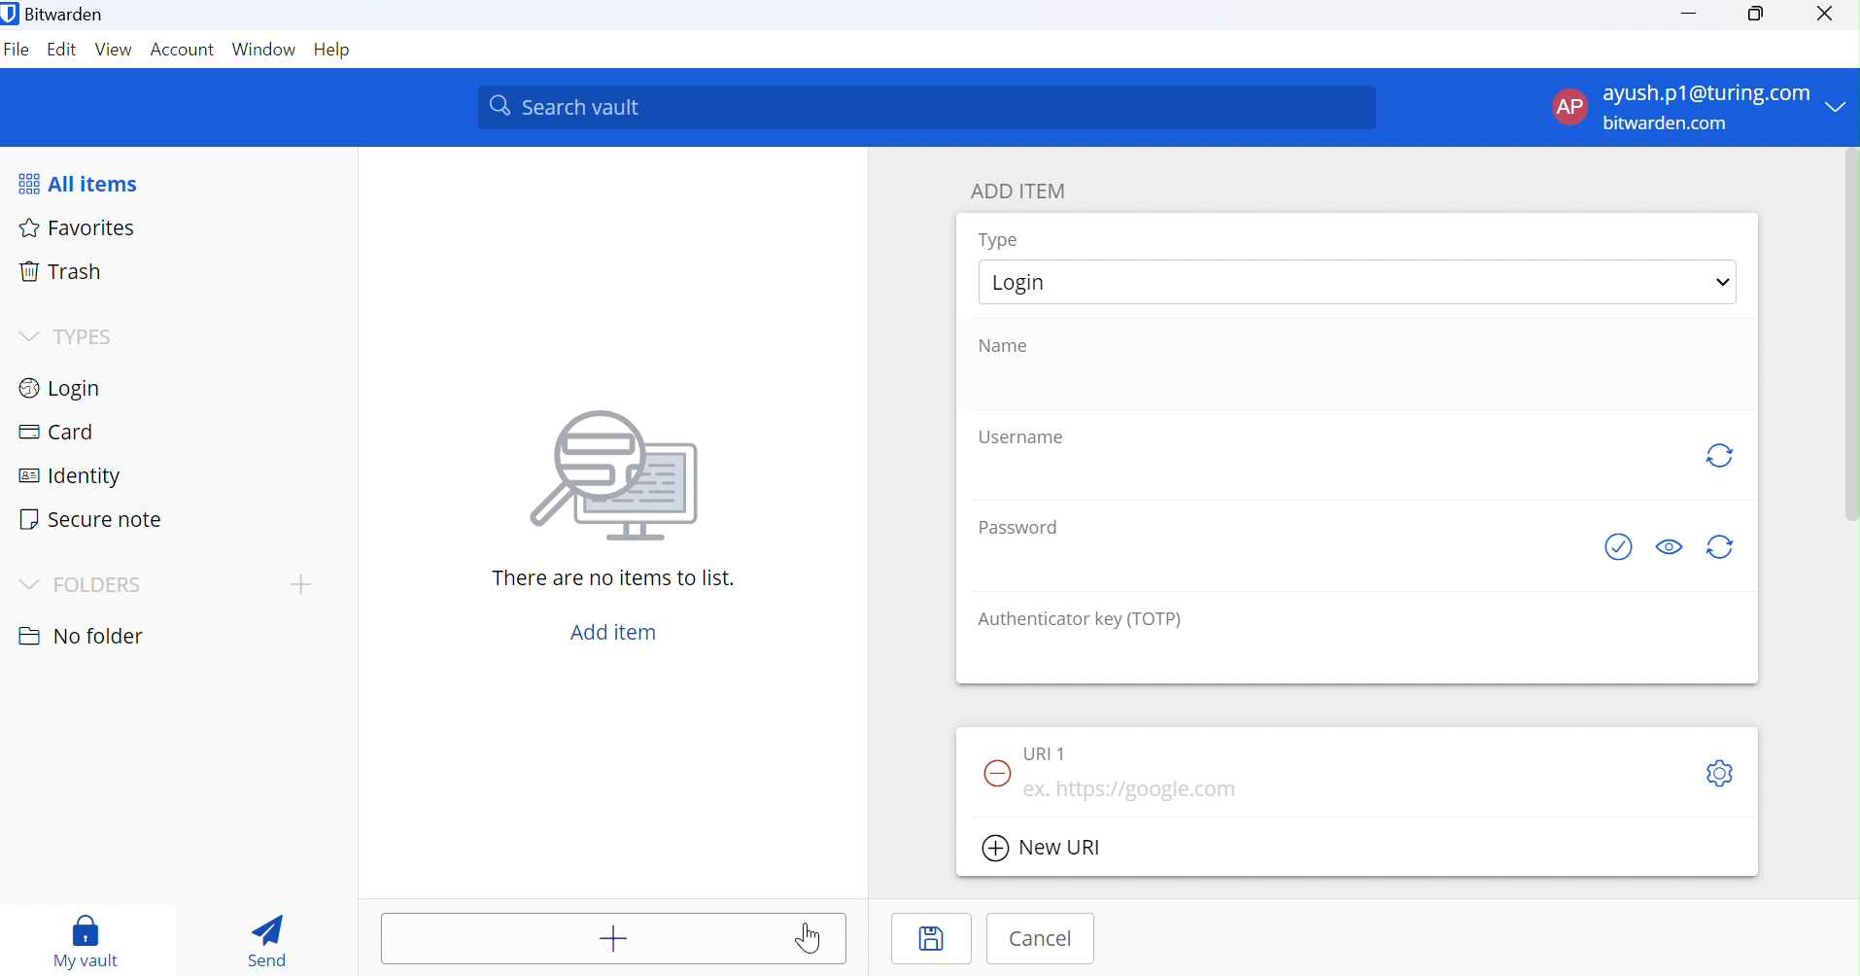  Describe the element at coordinates (1359, 657) in the screenshot. I see `add authenticator key (TOTP)` at that location.